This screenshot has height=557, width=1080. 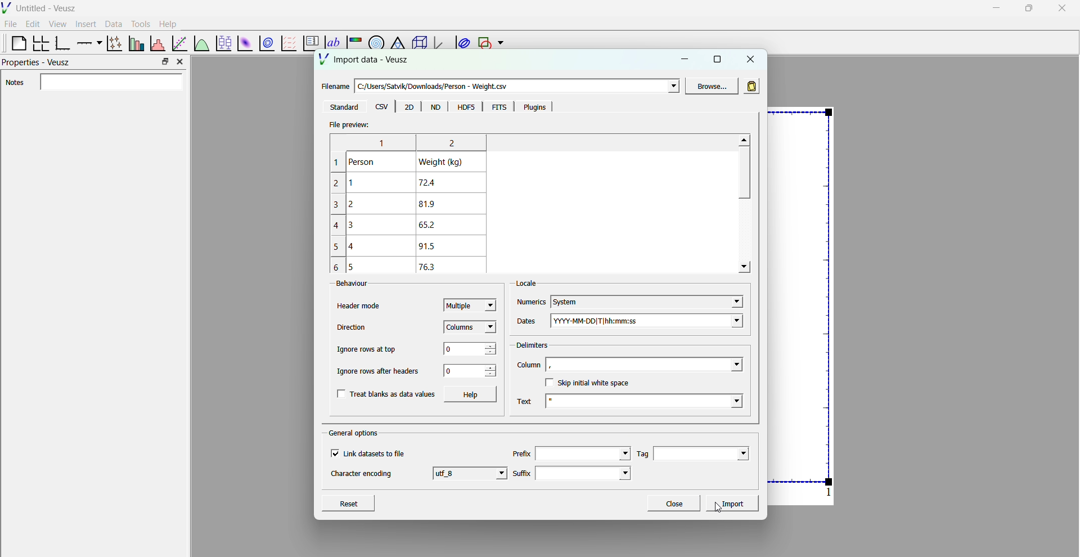 I want to click on Read in data from clipboard, so click(x=753, y=84).